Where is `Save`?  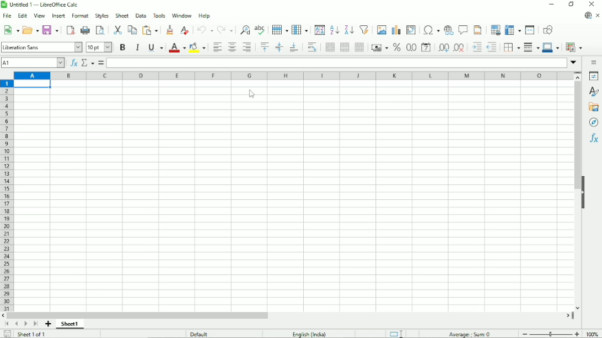 Save is located at coordinates (50, 30).